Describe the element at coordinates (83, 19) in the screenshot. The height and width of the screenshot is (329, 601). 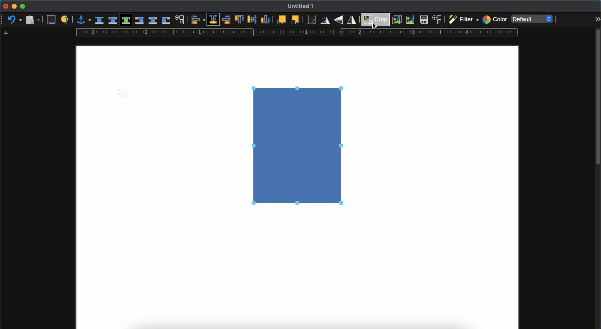
I see `anchor for object` at that location.